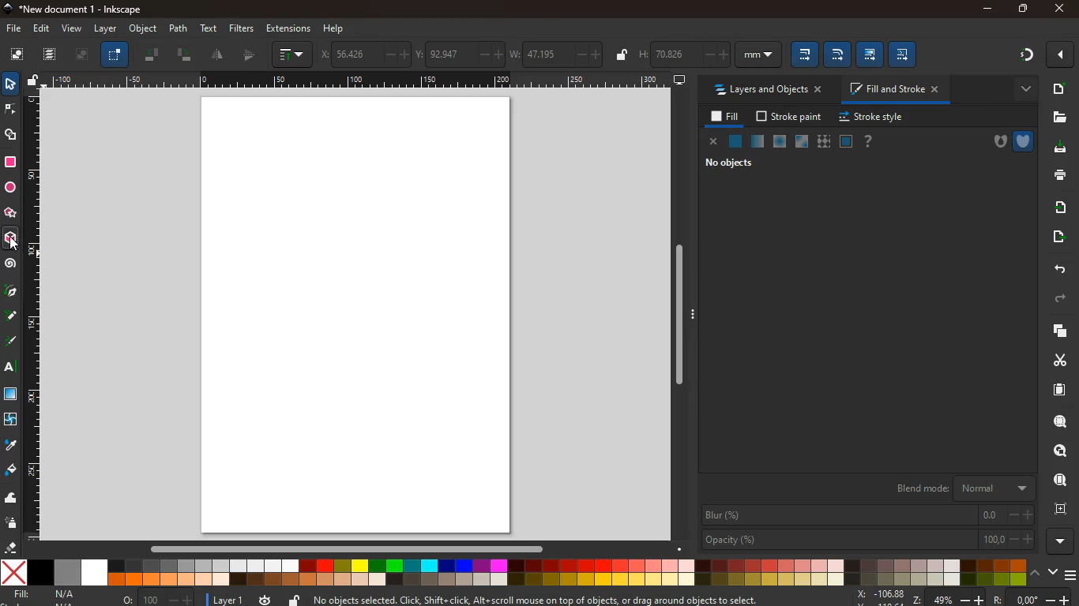 The height and width of the screenshot is (606, 1079). Describe the element at coordinates (12, 241) in the screenshot. I see `3d tool` at that location.